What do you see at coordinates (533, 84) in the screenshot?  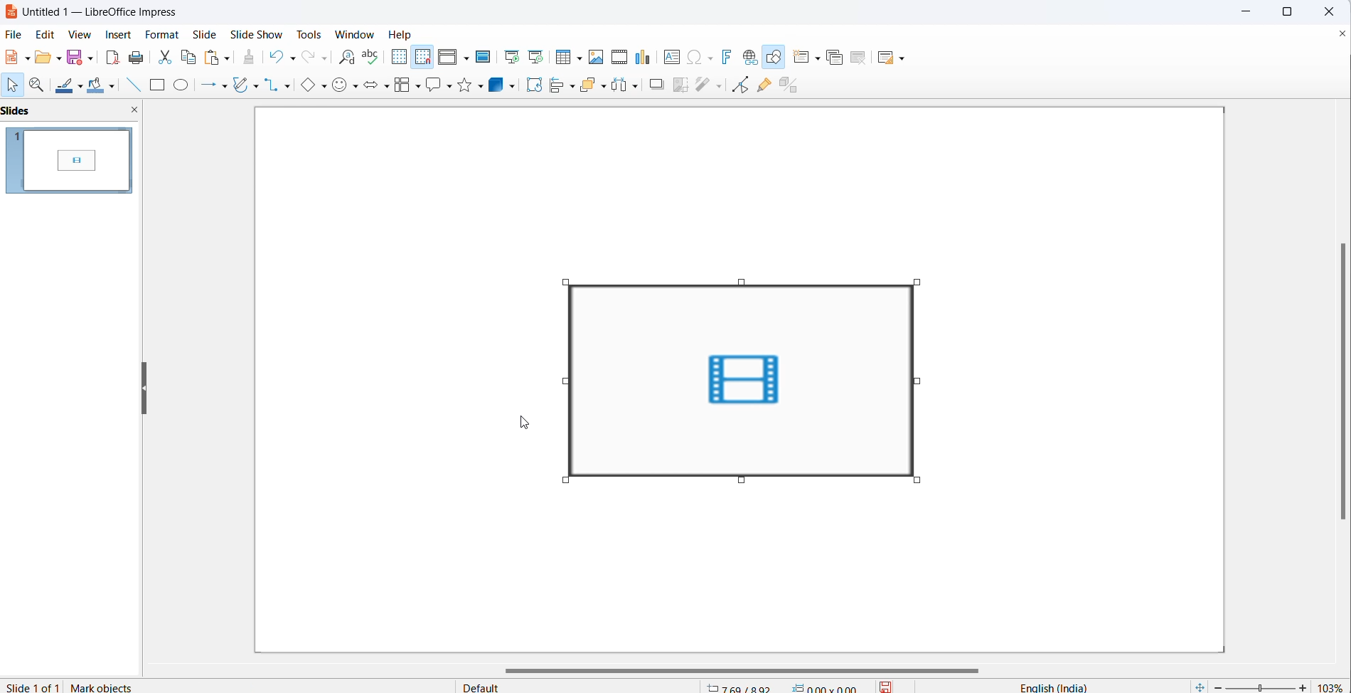 I see `rotate` at bounding box center [533, 84].